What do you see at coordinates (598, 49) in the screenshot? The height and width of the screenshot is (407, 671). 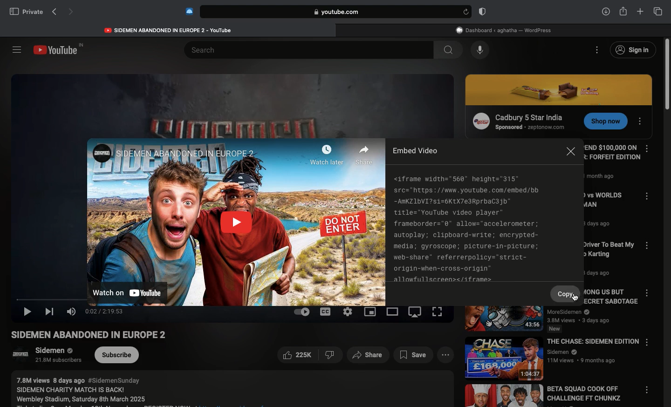 I see `Options` at bounding box center [598, 49].